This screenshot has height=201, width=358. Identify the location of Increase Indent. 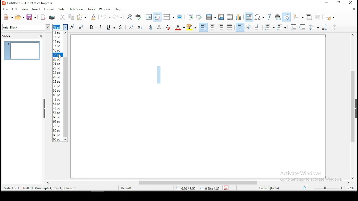
(293, 27).